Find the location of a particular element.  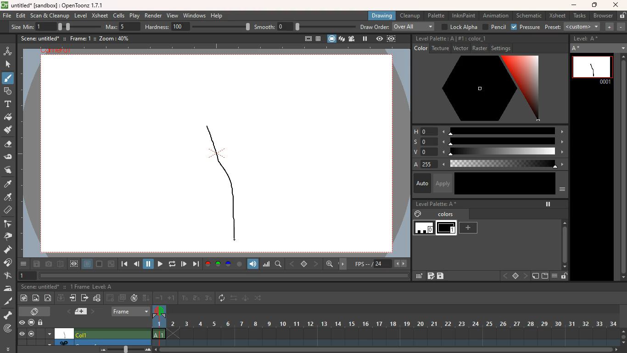

1 is located at coordinates (185, 298).